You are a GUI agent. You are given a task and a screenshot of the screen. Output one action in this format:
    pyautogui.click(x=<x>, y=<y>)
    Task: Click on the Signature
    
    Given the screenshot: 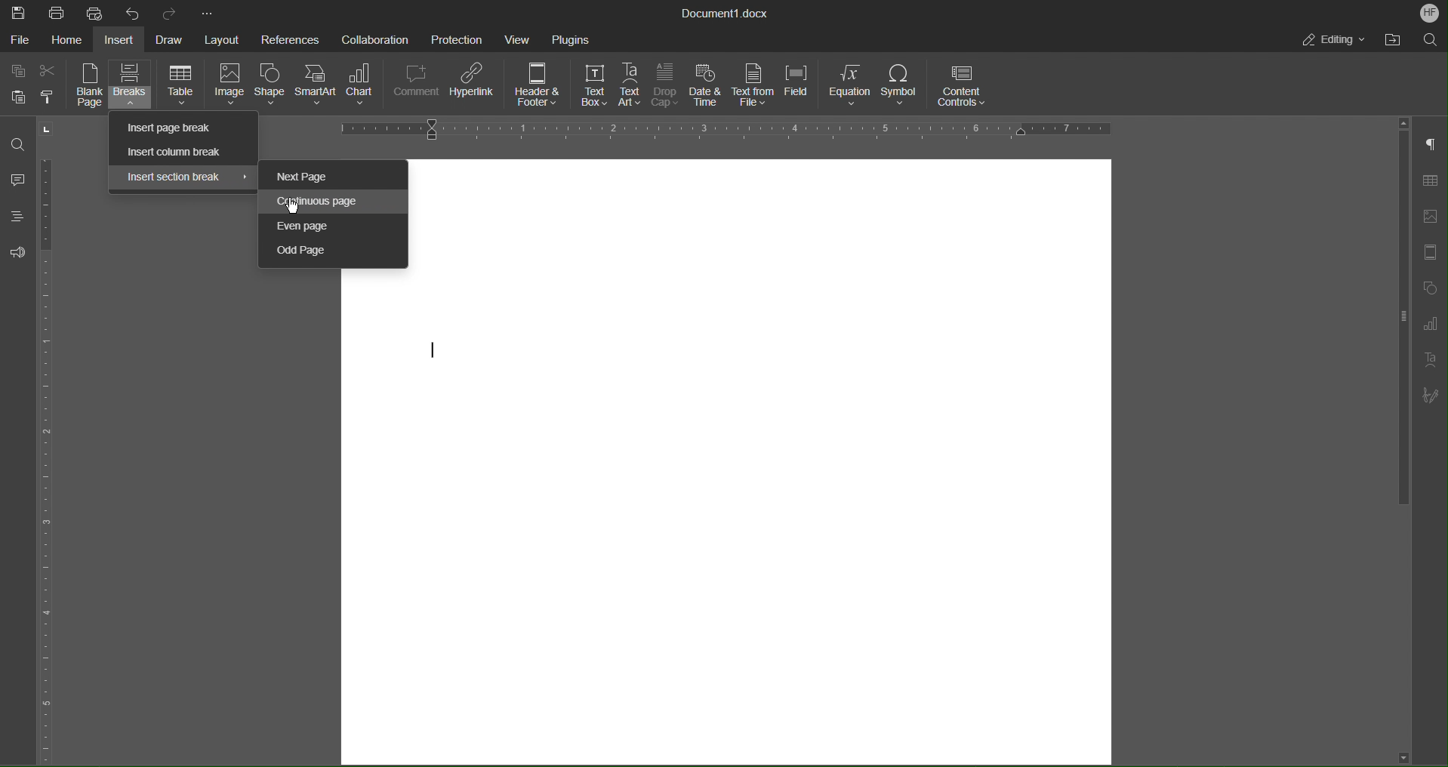 What is the action you would take?
    pyautogui.click(x=1430, y=396)
    